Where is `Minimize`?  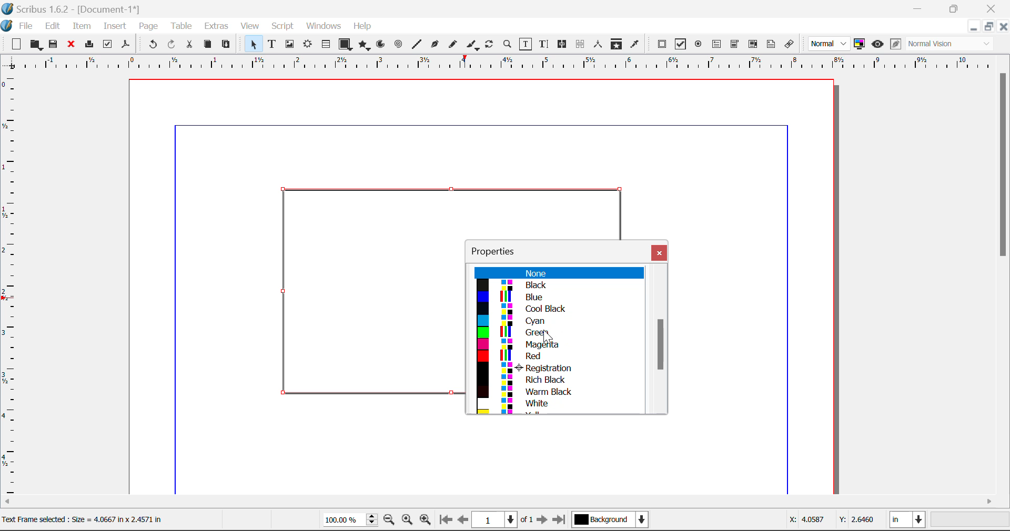 Minimize is located at coordinates (988, 26).